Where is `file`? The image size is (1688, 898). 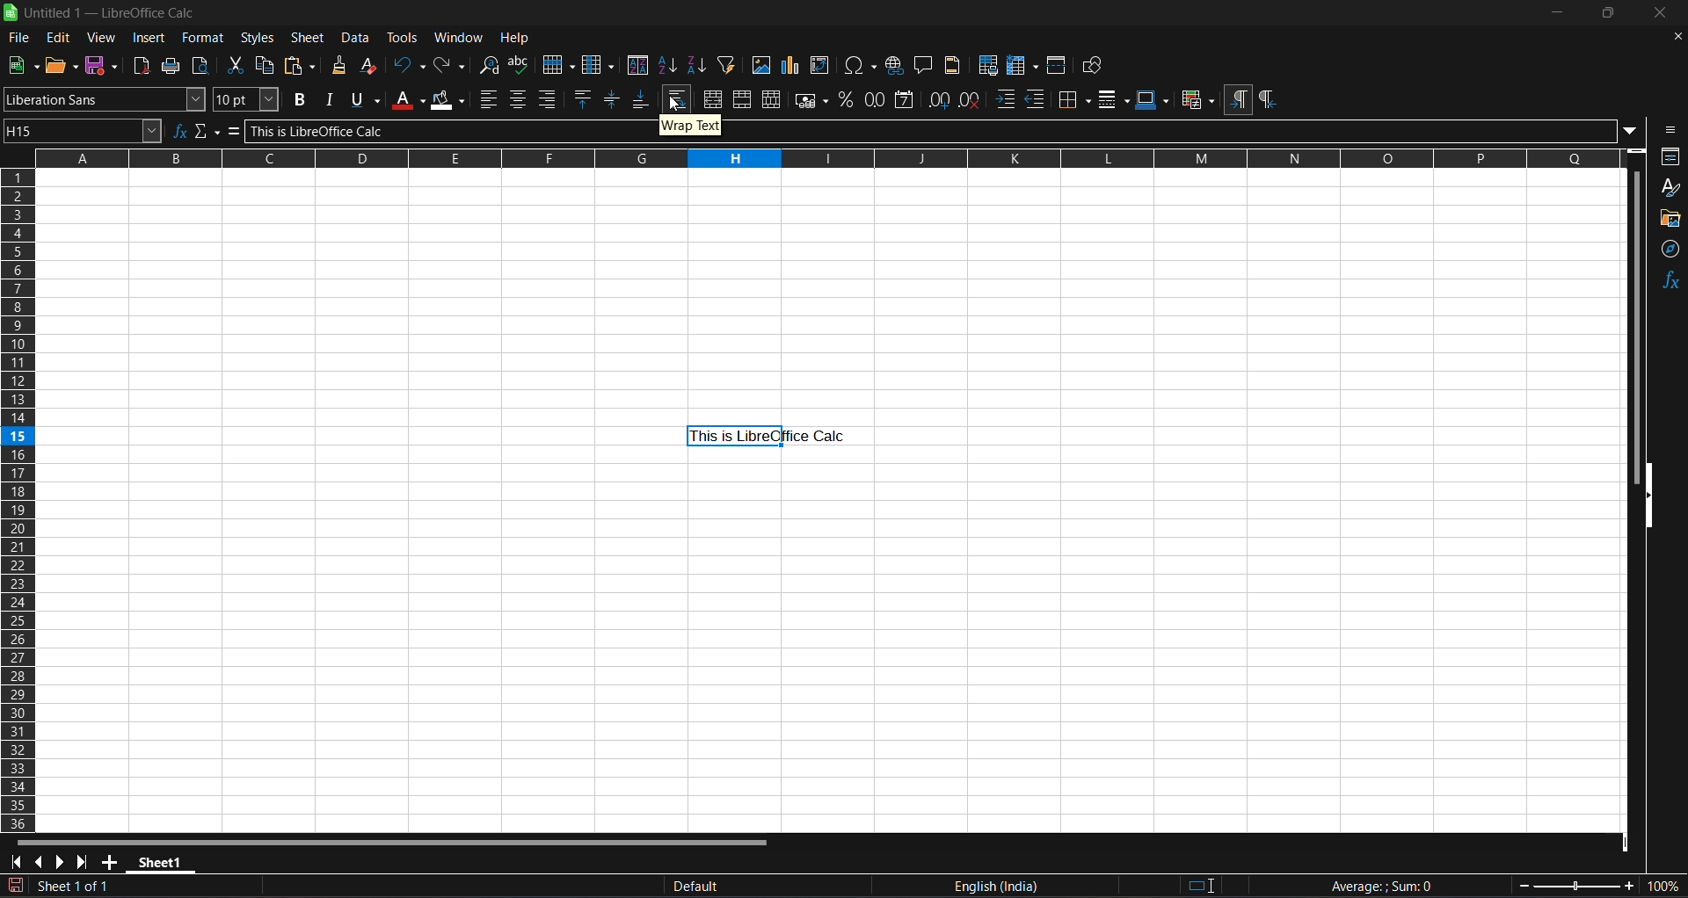 file is located at coordinates (21, 38).